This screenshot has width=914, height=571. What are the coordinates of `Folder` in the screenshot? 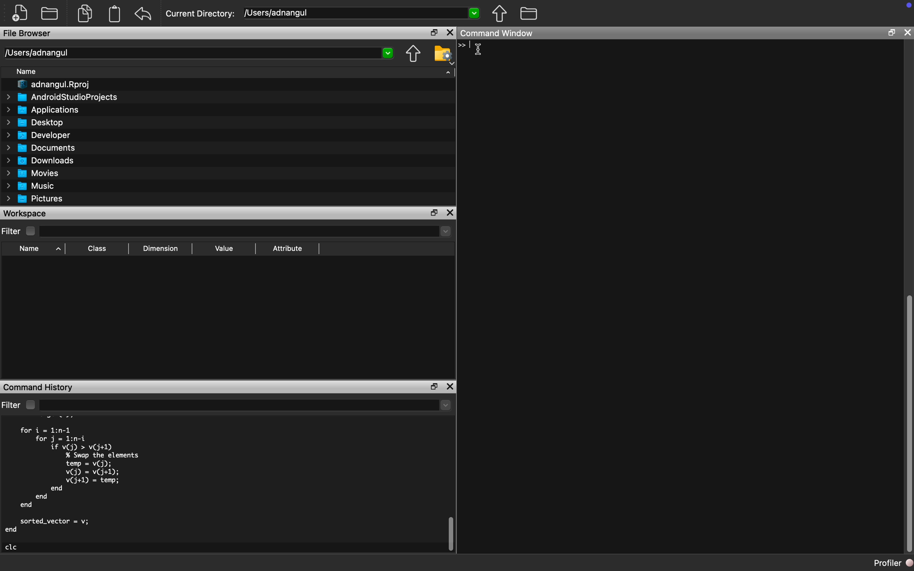 It's located at (49, 14).